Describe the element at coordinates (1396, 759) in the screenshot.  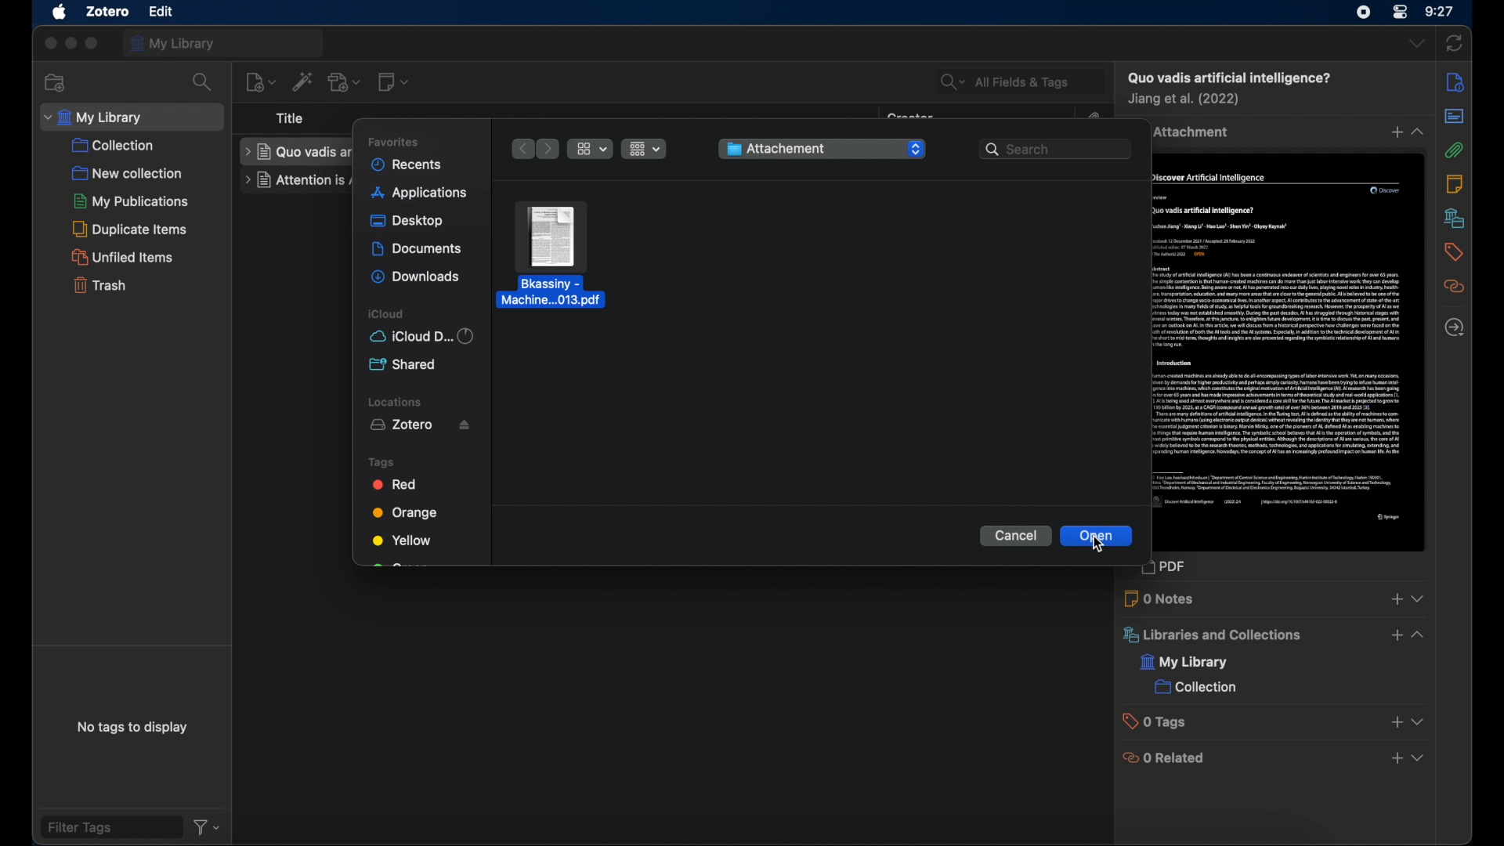
I see `add` at that location.